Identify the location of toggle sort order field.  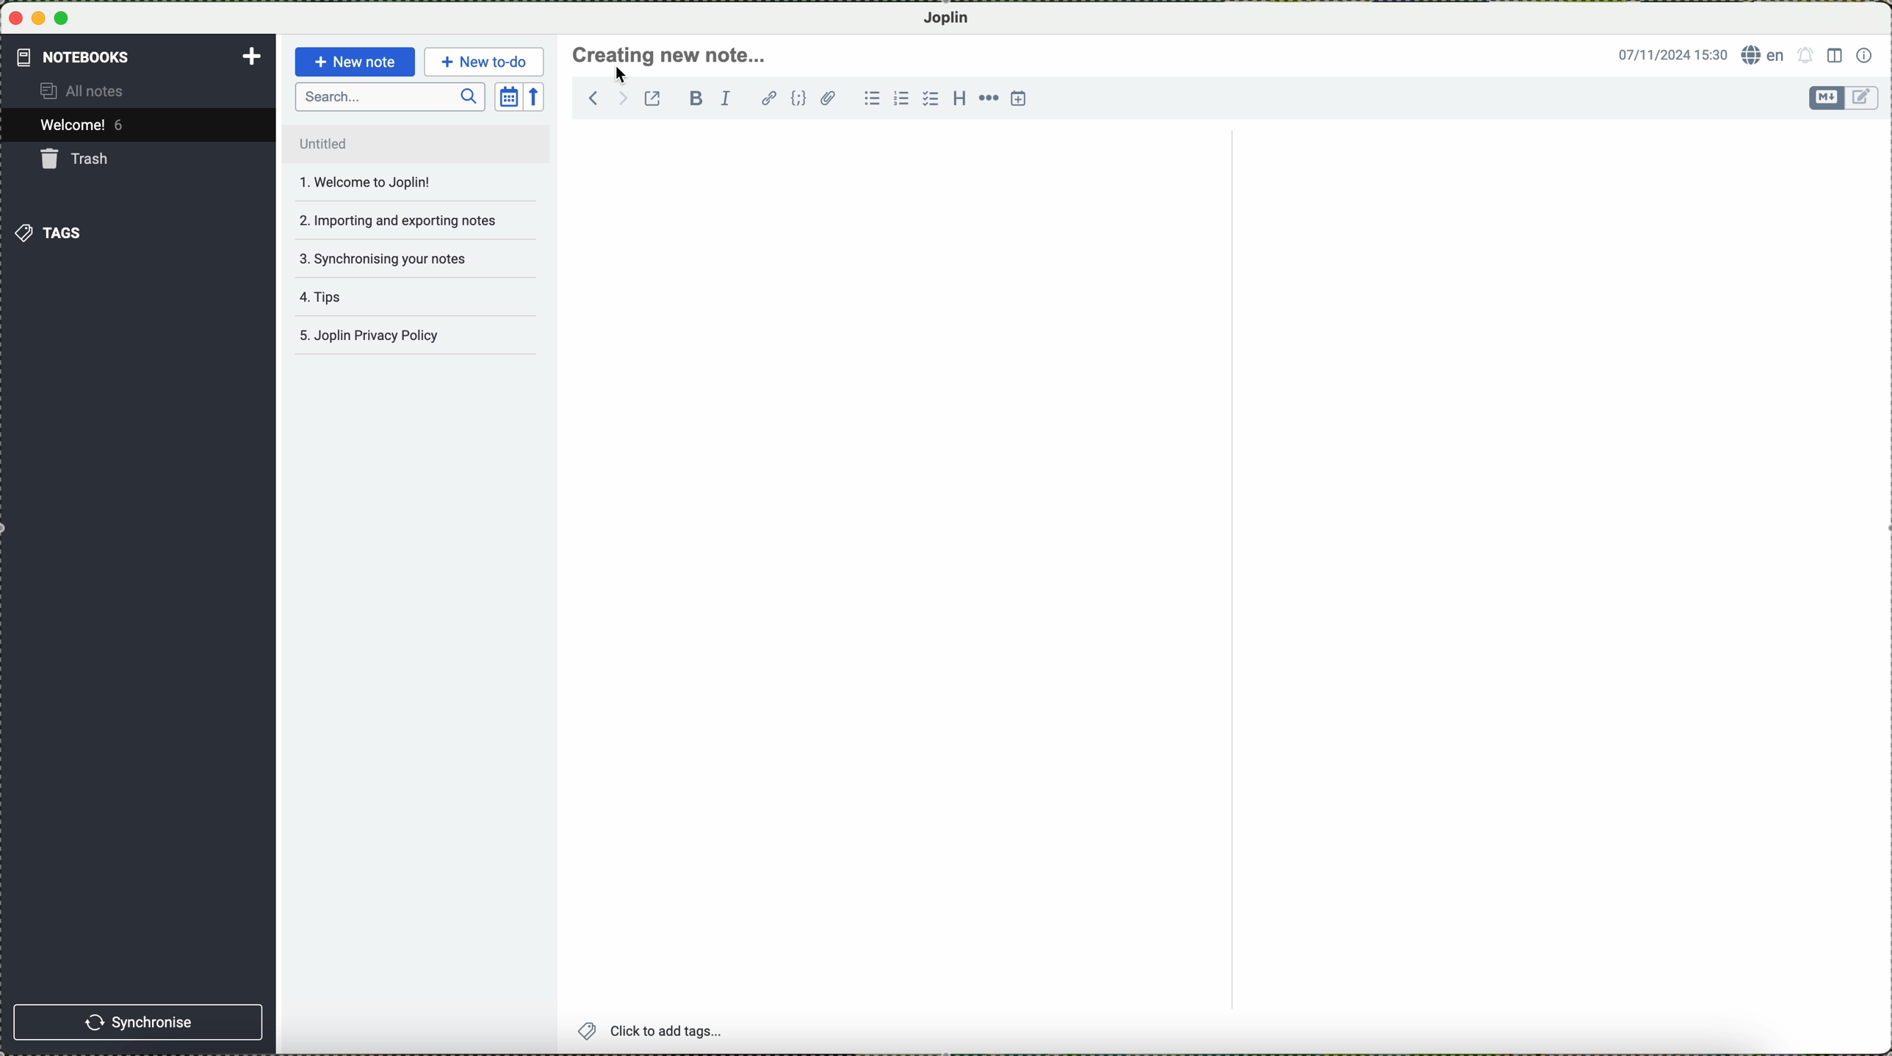
(508, 95).